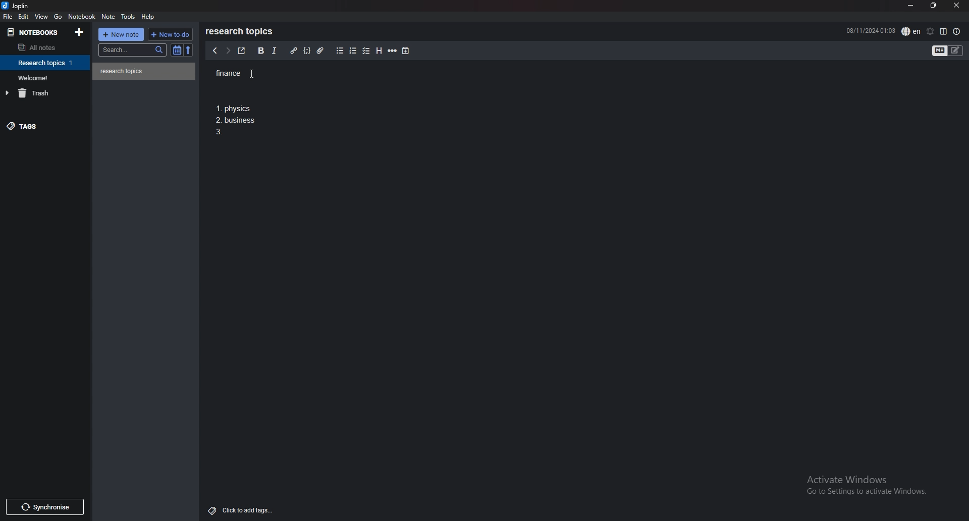 This screenshot has width=969, height=521. I want to click on next, so click(227, 51).